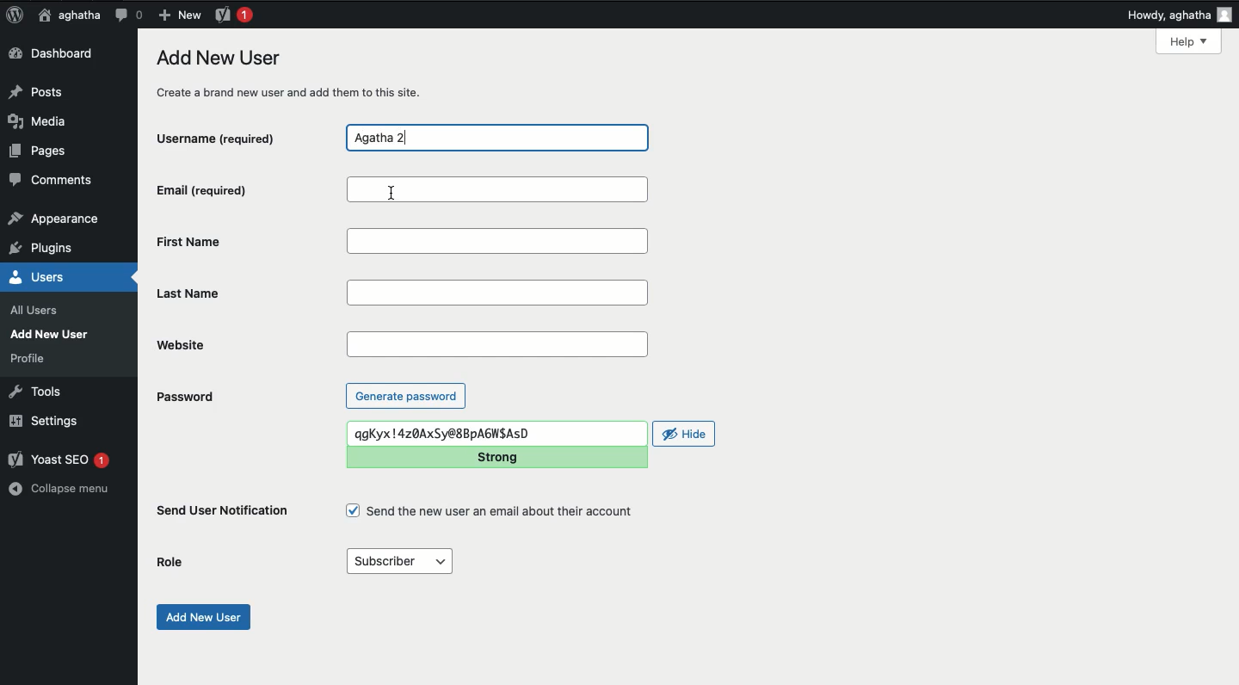 Image resolution: width=1239 pixels, height=685 pixels. What do you see at coordinates (50, 249) in the screenshot?
I see `plugins` at bounding box center [50, 249].